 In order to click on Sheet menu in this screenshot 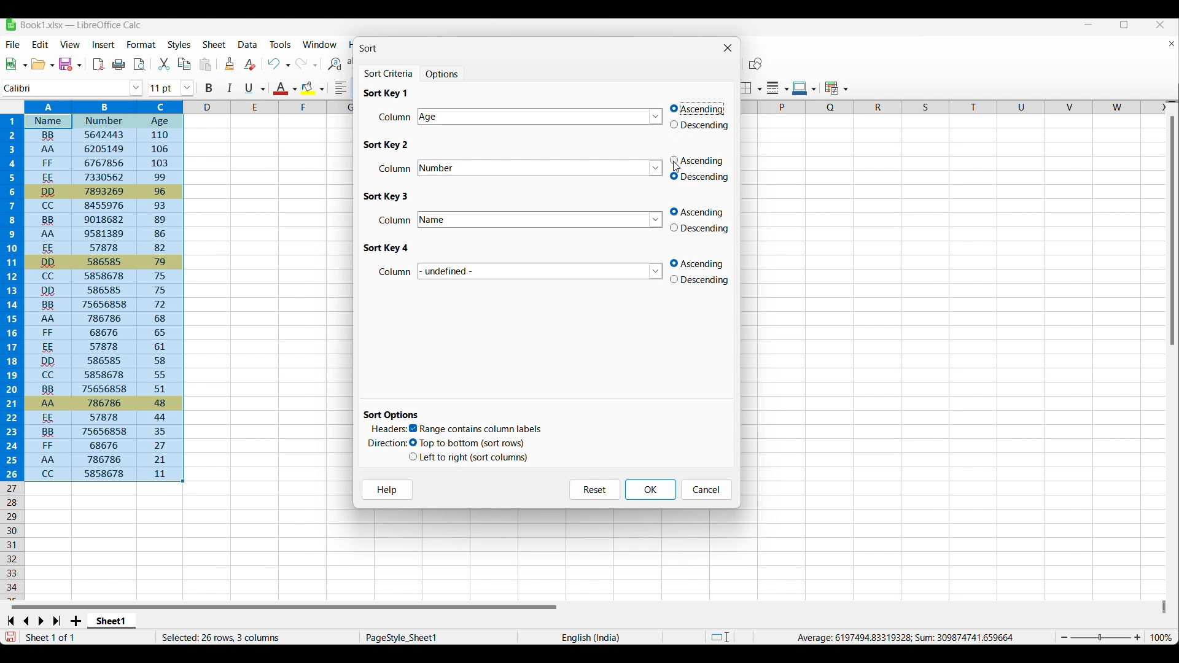, I will do `click(215, 44)`.